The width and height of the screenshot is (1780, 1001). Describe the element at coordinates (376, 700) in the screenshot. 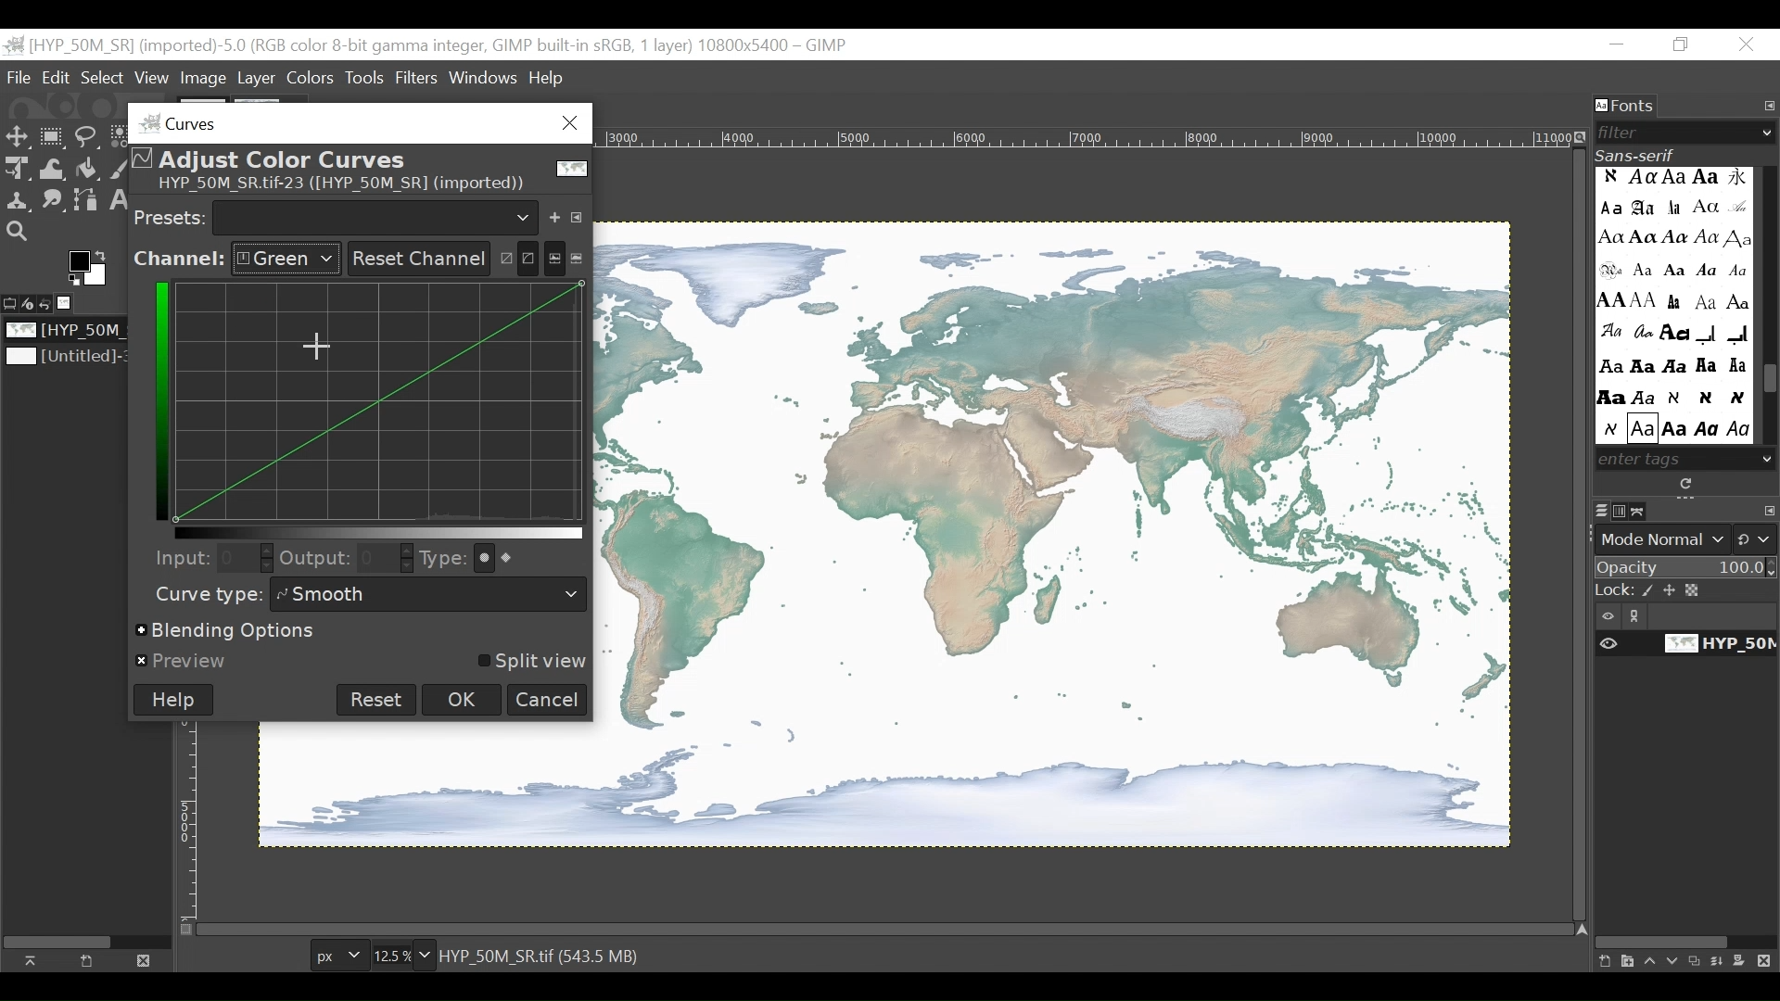

I see `Reset` at that location.